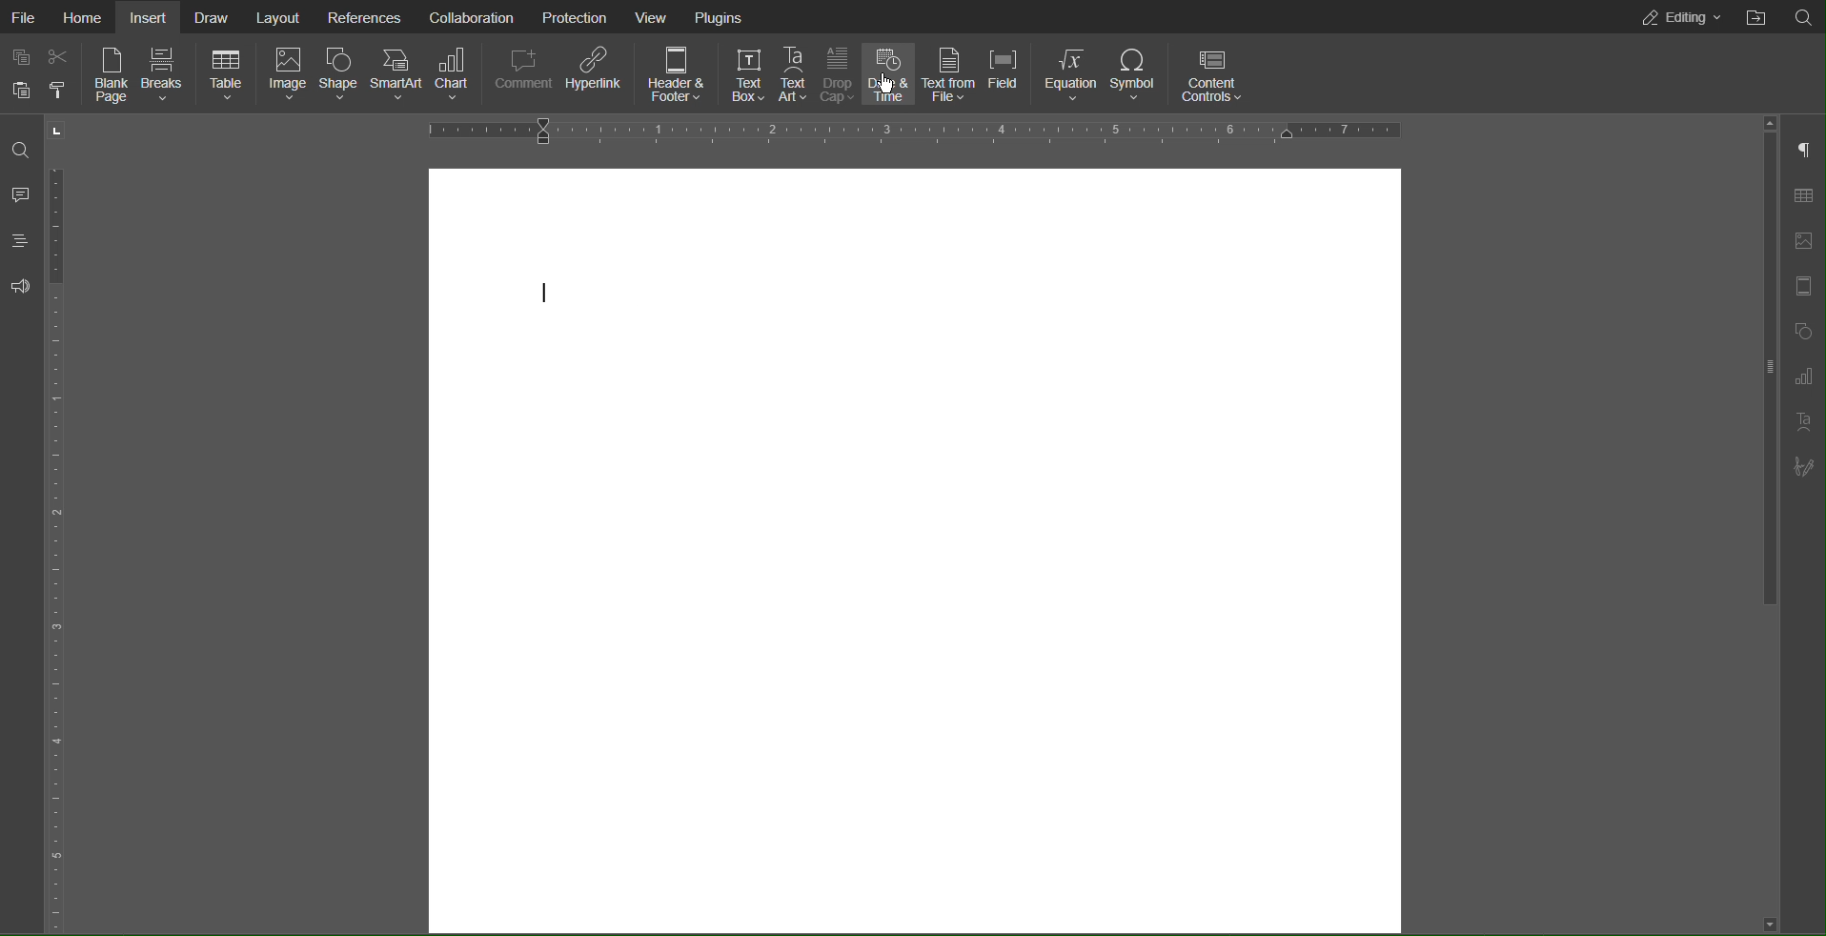  I want to click on Open File Location, so click(1804, 16).